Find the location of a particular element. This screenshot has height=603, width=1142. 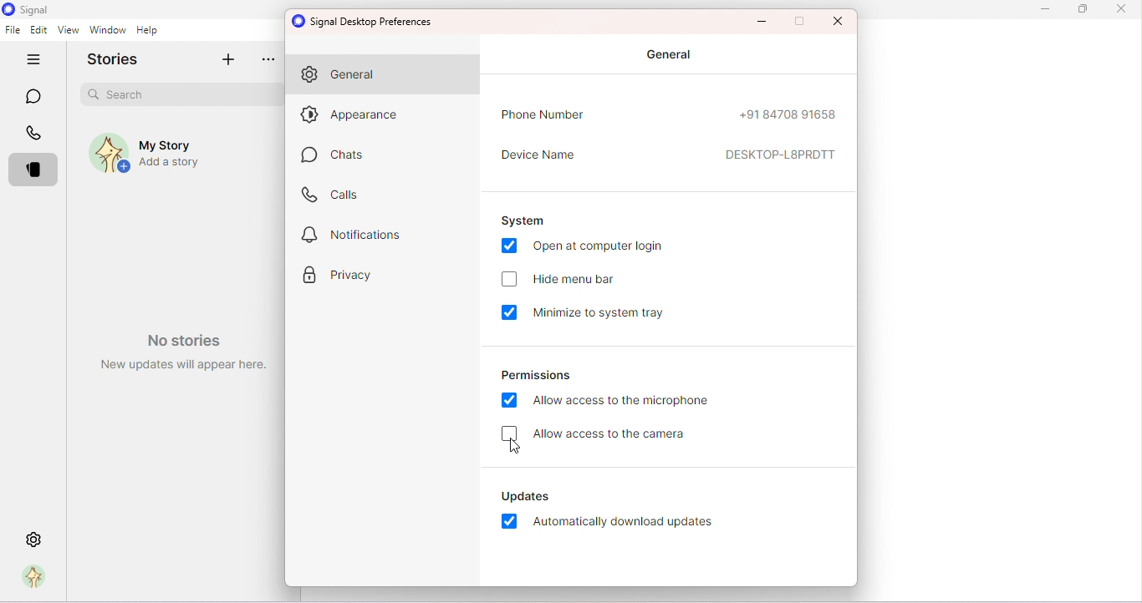

General is located at coordinates (339, 73).